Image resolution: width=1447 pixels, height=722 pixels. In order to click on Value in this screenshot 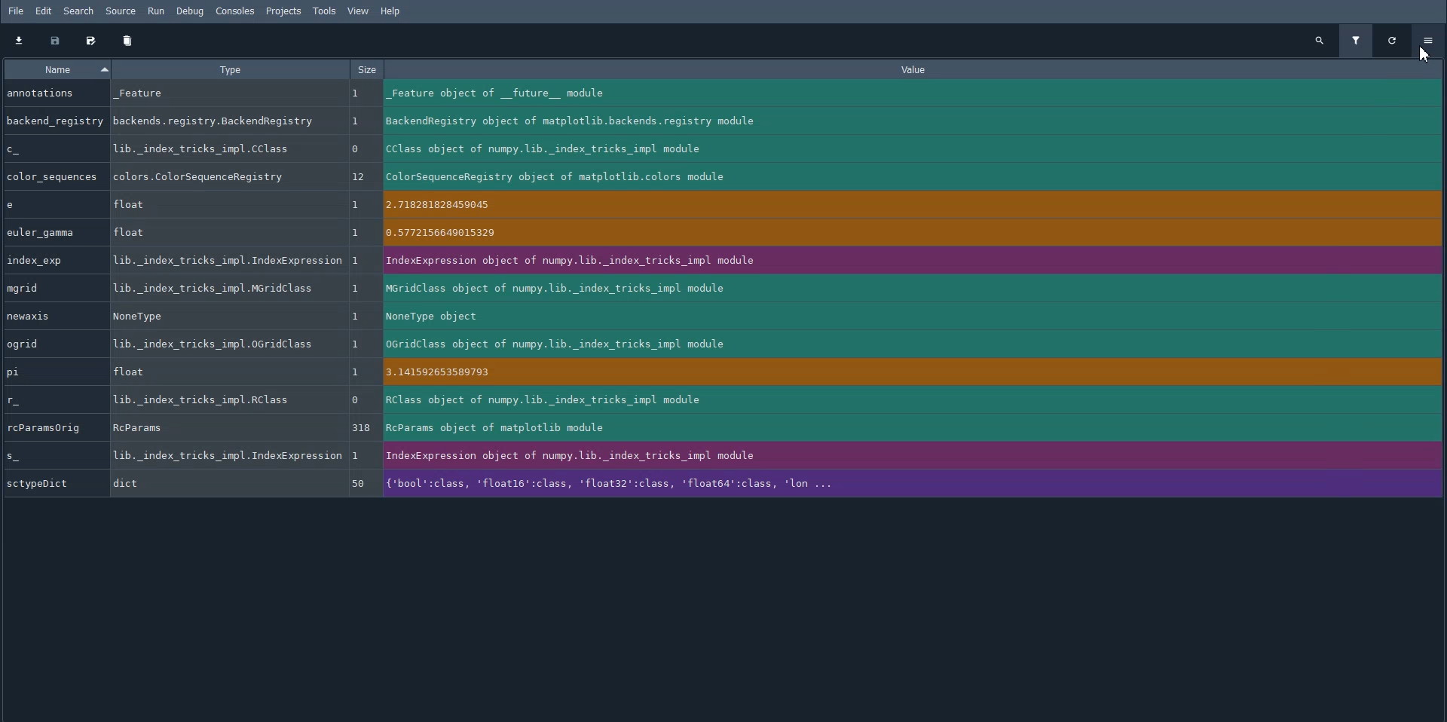, I will do `click(919, 70)`.